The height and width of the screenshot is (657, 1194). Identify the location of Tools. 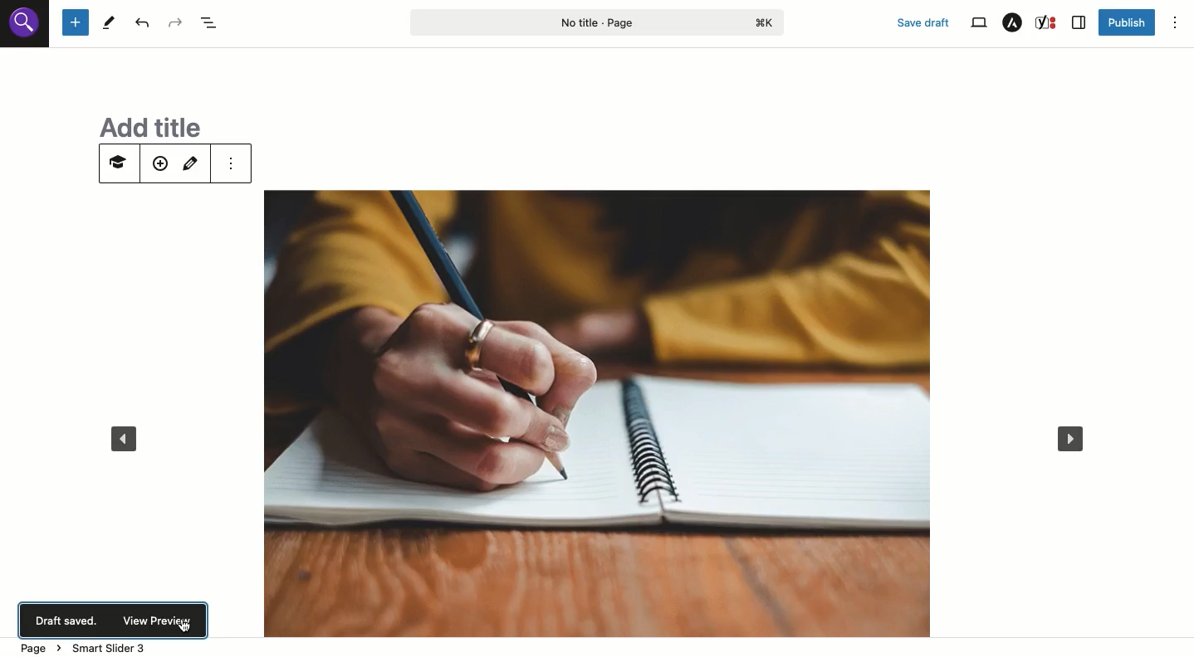
(110, 22).